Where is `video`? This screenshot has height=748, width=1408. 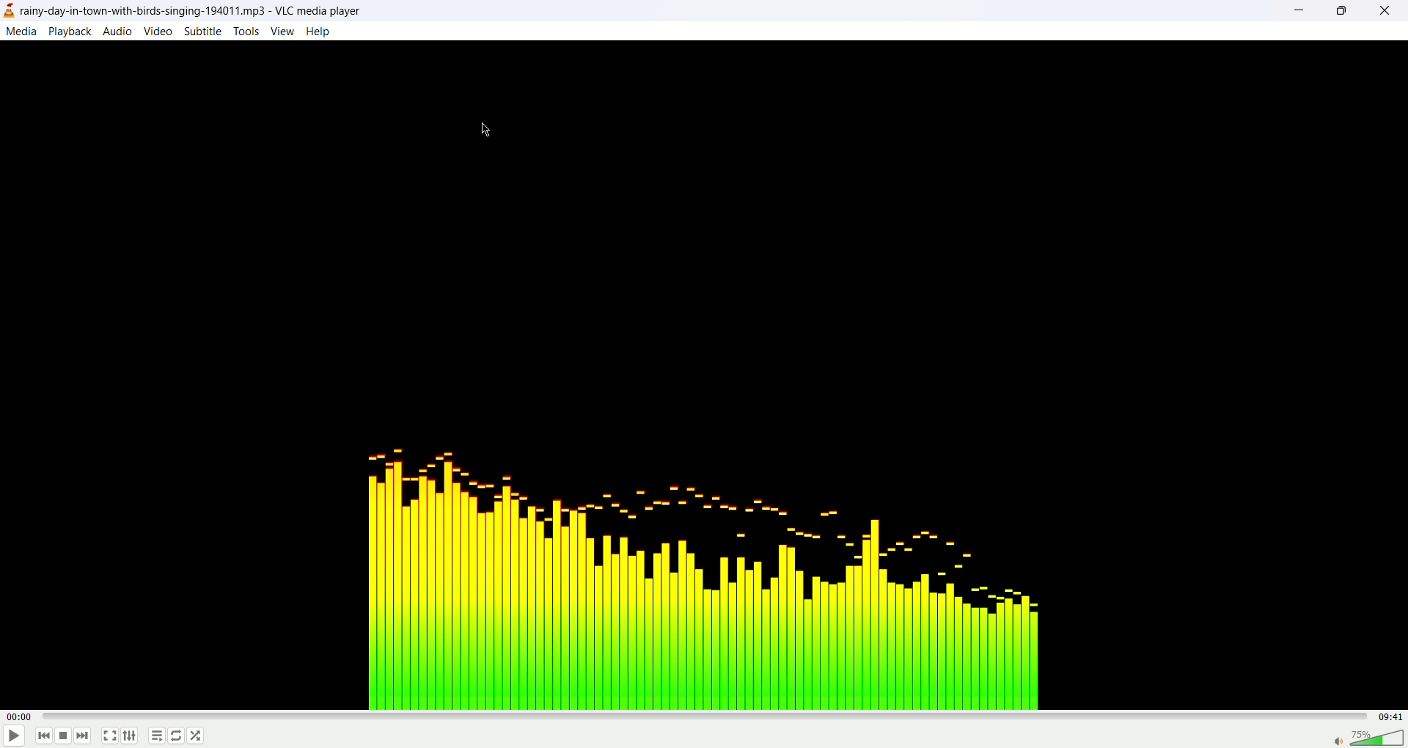
video is located at coordinates (158, 30).